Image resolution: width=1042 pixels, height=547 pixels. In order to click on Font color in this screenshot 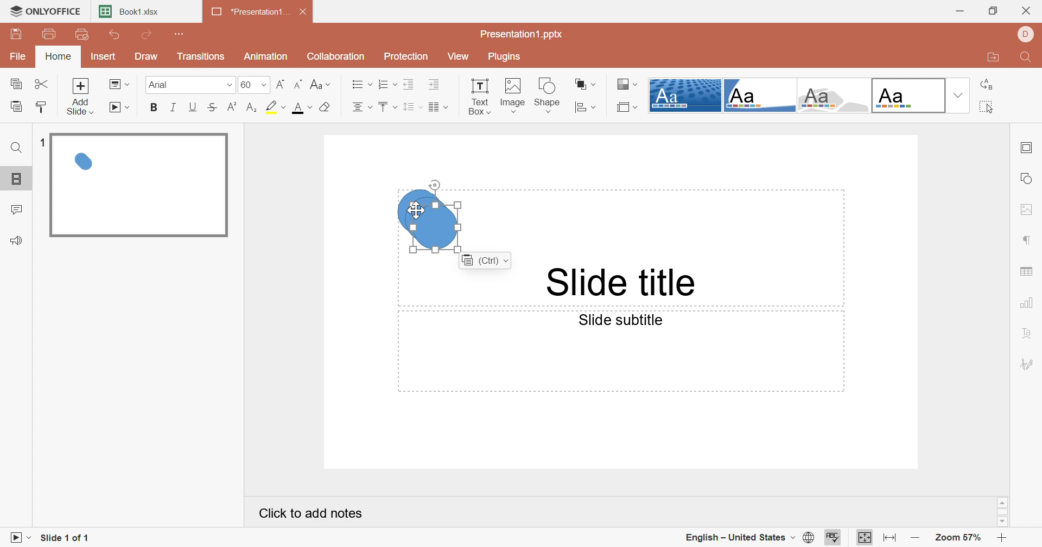, I will do `click(300, 107)`.